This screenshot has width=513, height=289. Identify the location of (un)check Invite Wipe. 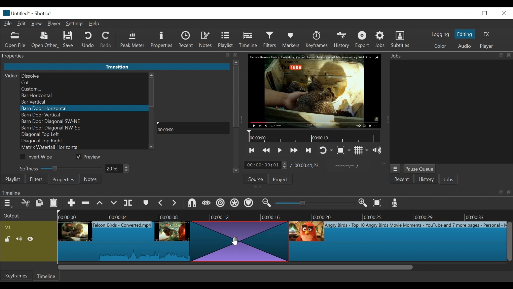
(38, 157).